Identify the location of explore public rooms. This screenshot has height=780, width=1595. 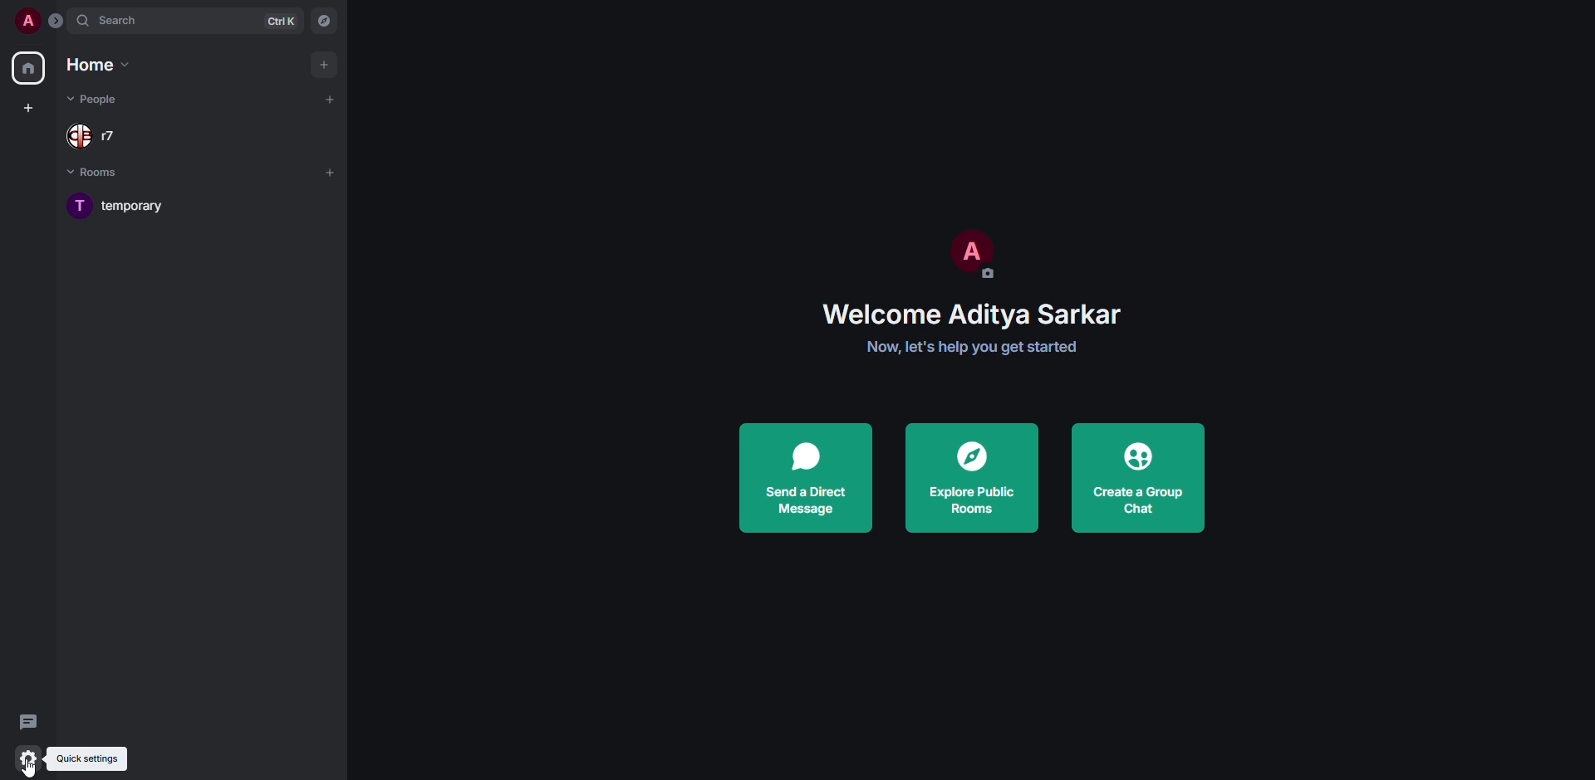
(974, 477).